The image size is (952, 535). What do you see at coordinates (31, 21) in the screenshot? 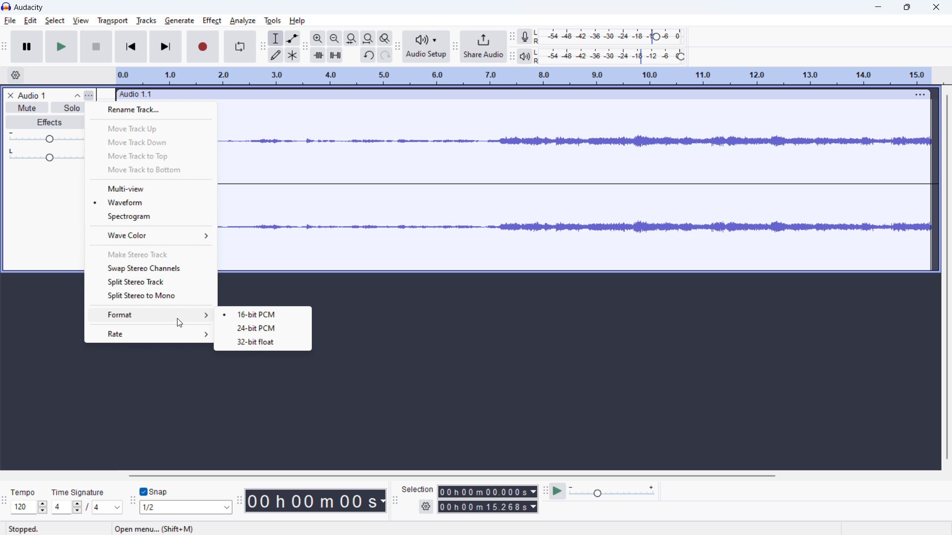
I see `edit` at bounding box center [31, 21].